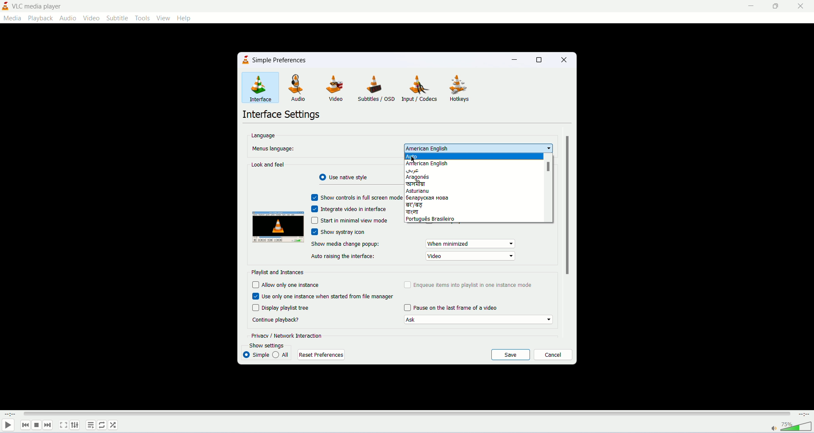 The image size is (814, 433). I want to click on input/codecs, so click(419, 88).